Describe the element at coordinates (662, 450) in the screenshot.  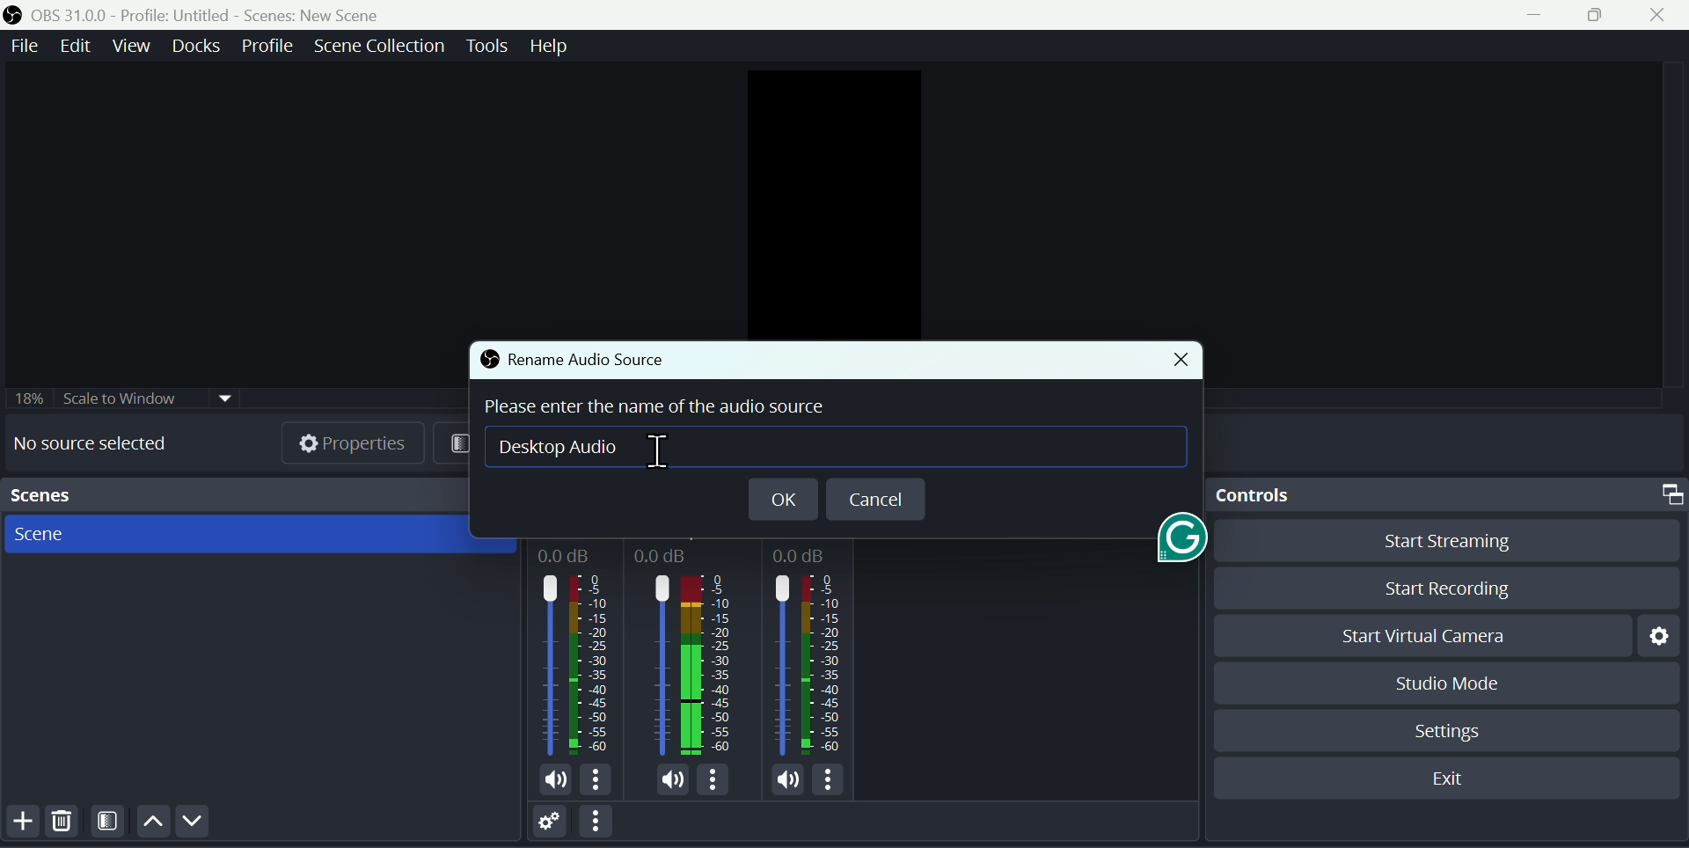
I see `cursor` at that location.